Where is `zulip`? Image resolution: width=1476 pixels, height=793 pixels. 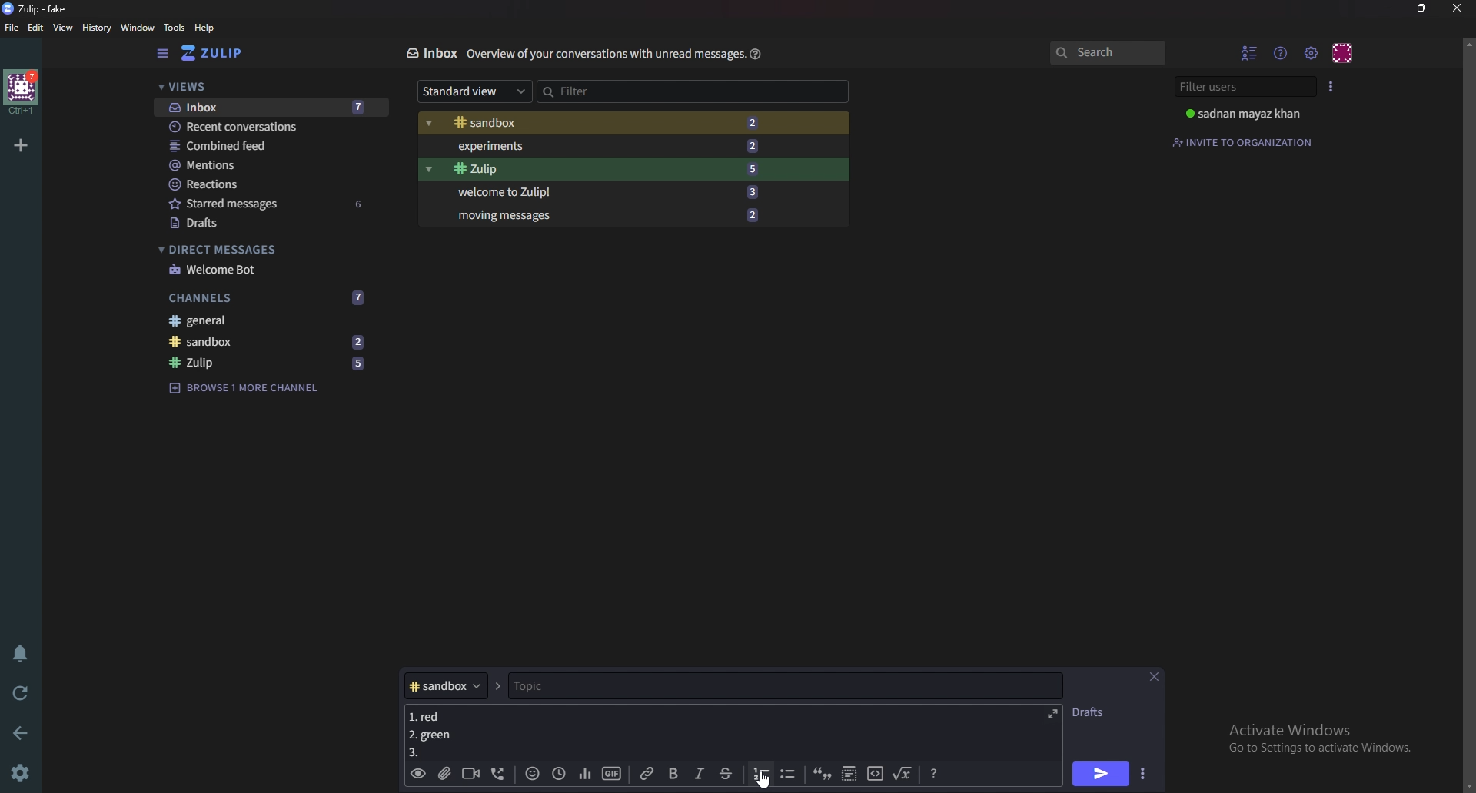
zulip is located at coordinates (273, 363).